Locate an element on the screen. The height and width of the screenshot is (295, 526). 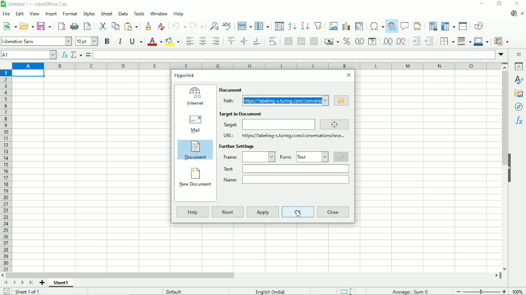
Further settings is located at coordinates (236, 147).